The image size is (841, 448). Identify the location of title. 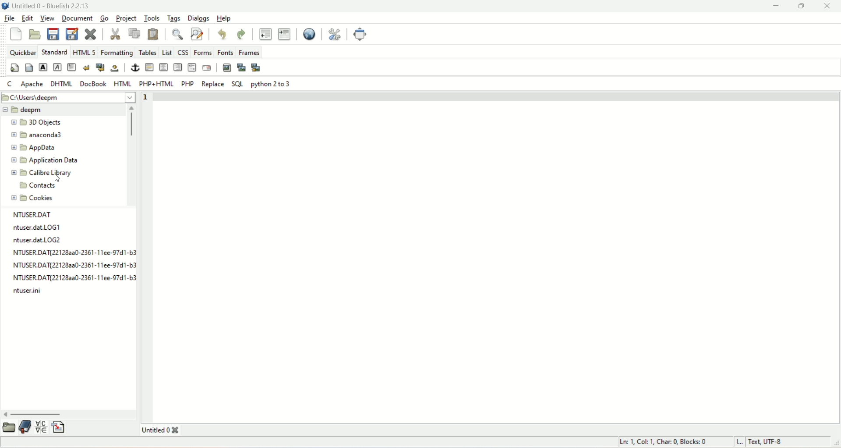
(166, 430).